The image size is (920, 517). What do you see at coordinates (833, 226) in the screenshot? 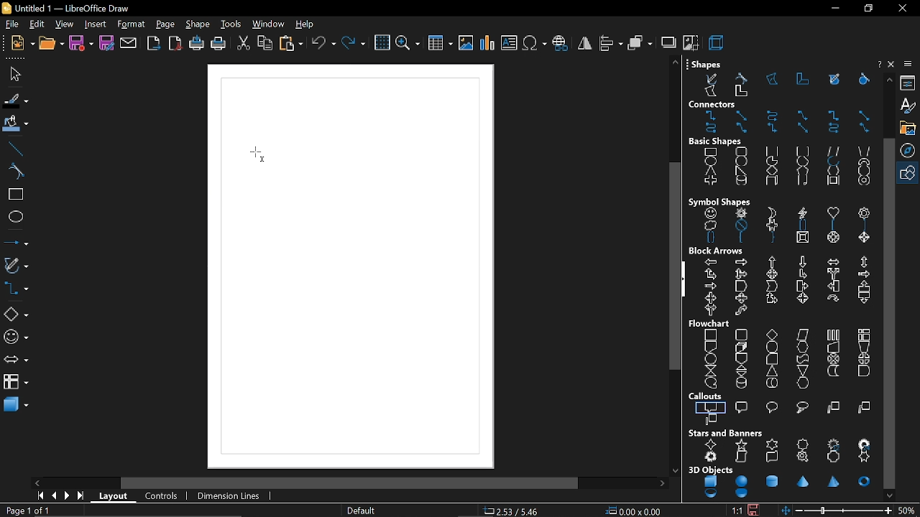
I see `left bracket` at bounding box center [833, 226].